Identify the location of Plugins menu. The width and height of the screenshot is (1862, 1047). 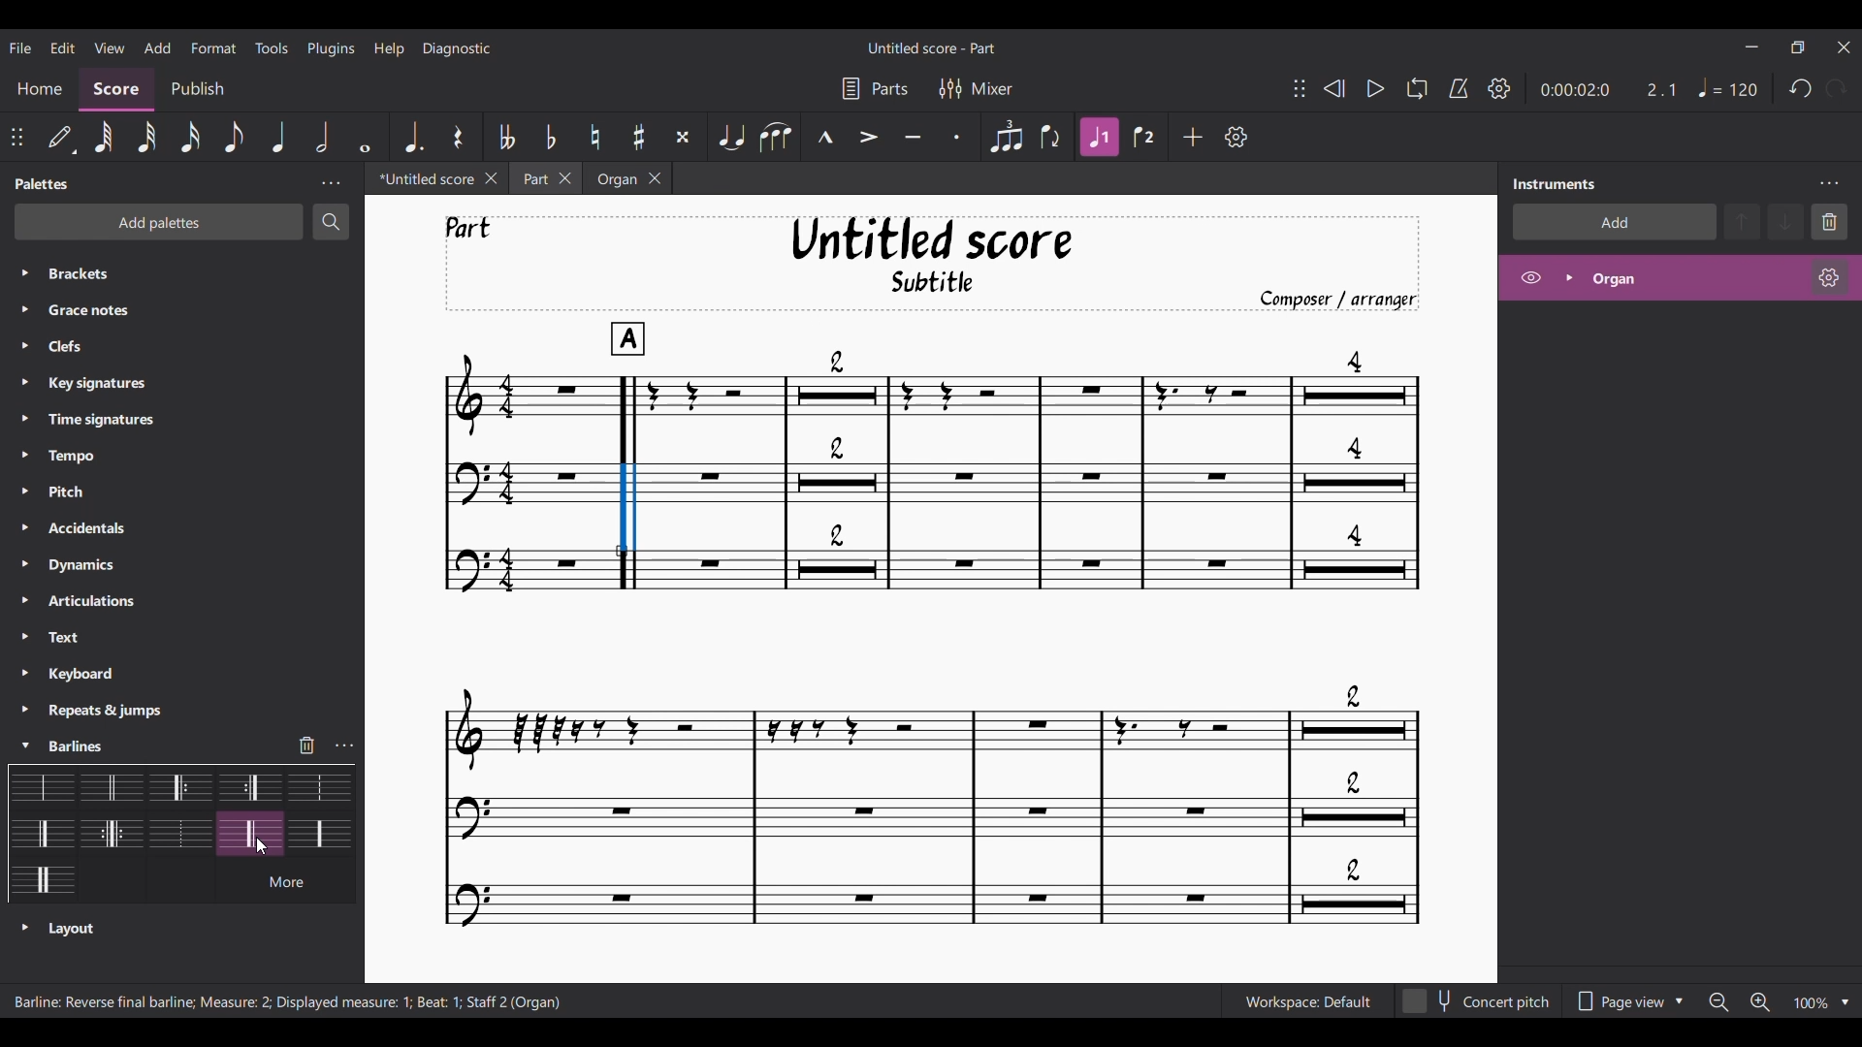
(331, 48).